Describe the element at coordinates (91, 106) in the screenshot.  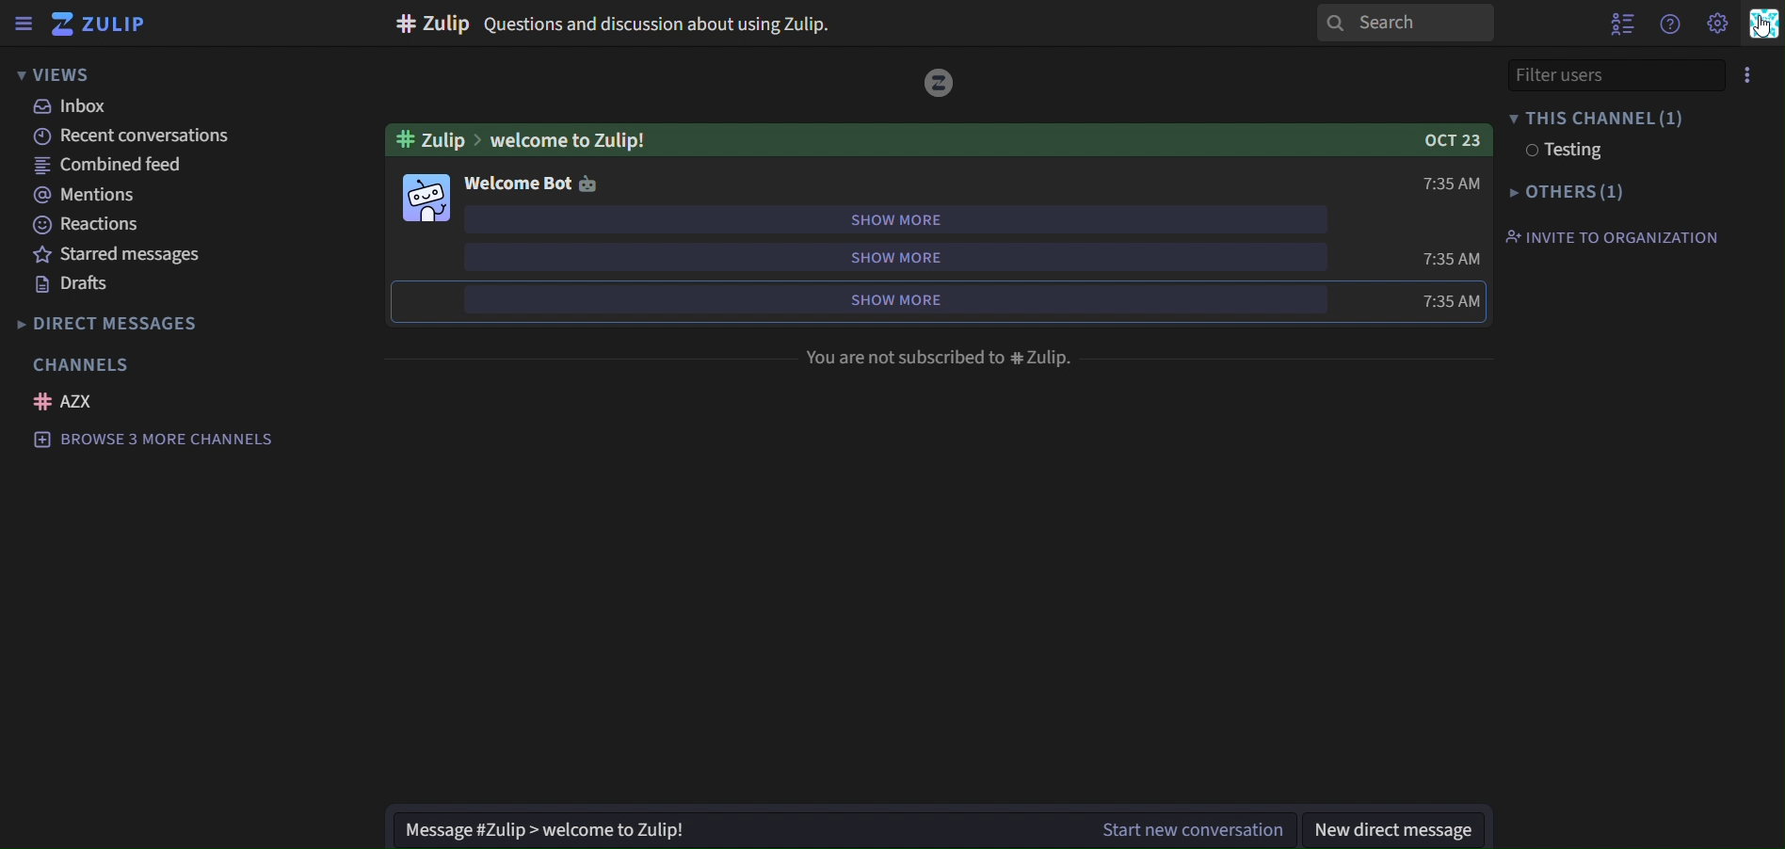
I see `inbox` at that location.